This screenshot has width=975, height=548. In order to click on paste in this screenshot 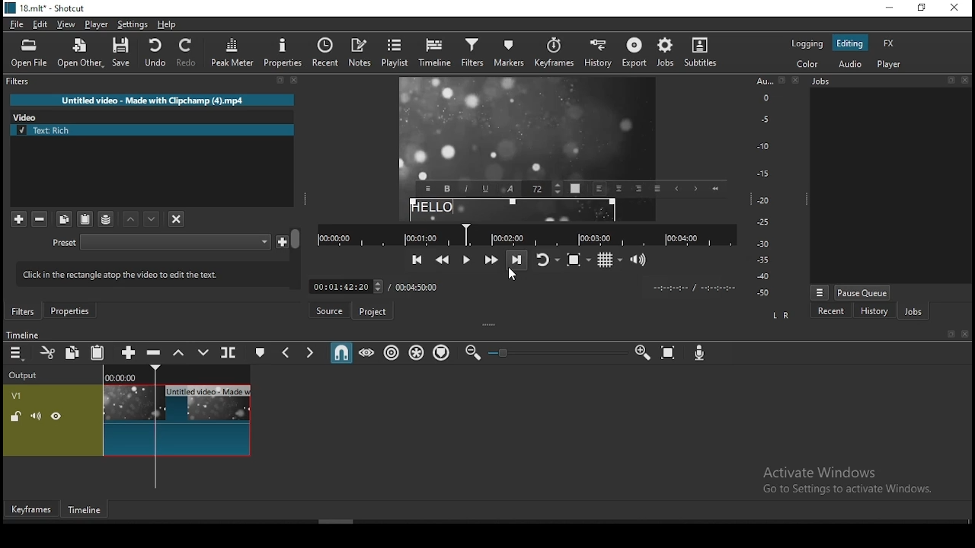, I will do `click(97, 352)`.